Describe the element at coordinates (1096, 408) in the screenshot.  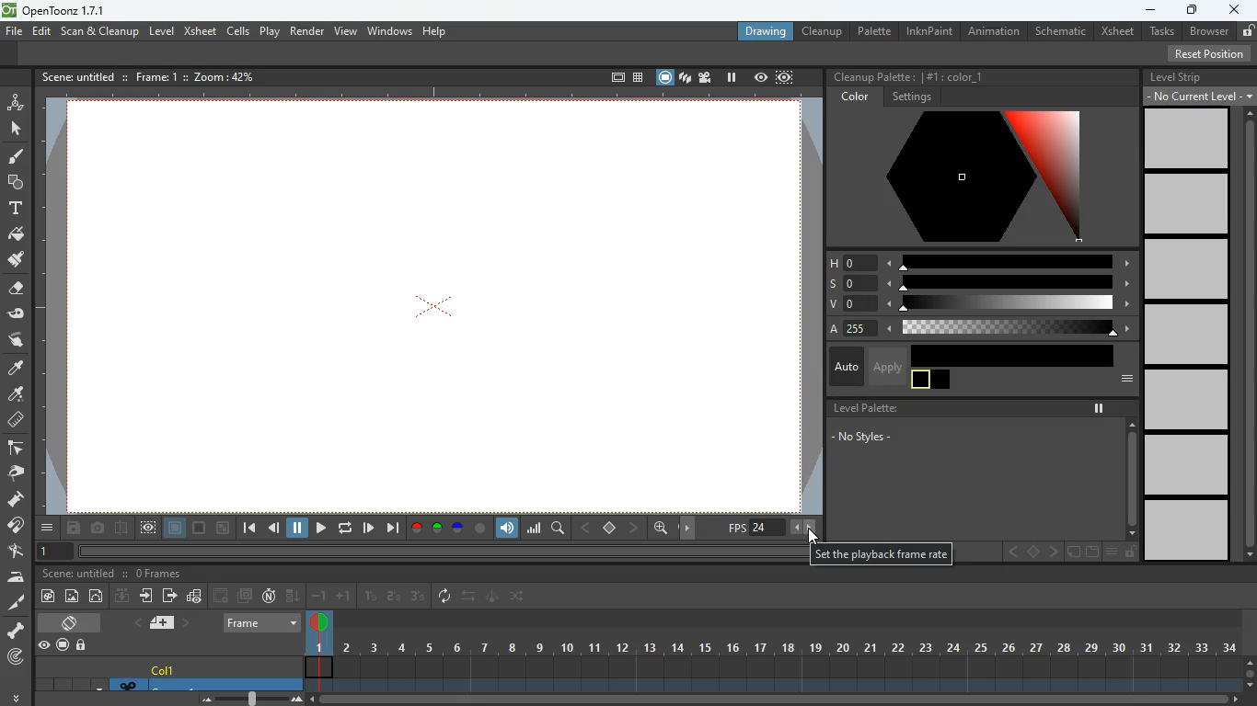
I see `pause` at that location.